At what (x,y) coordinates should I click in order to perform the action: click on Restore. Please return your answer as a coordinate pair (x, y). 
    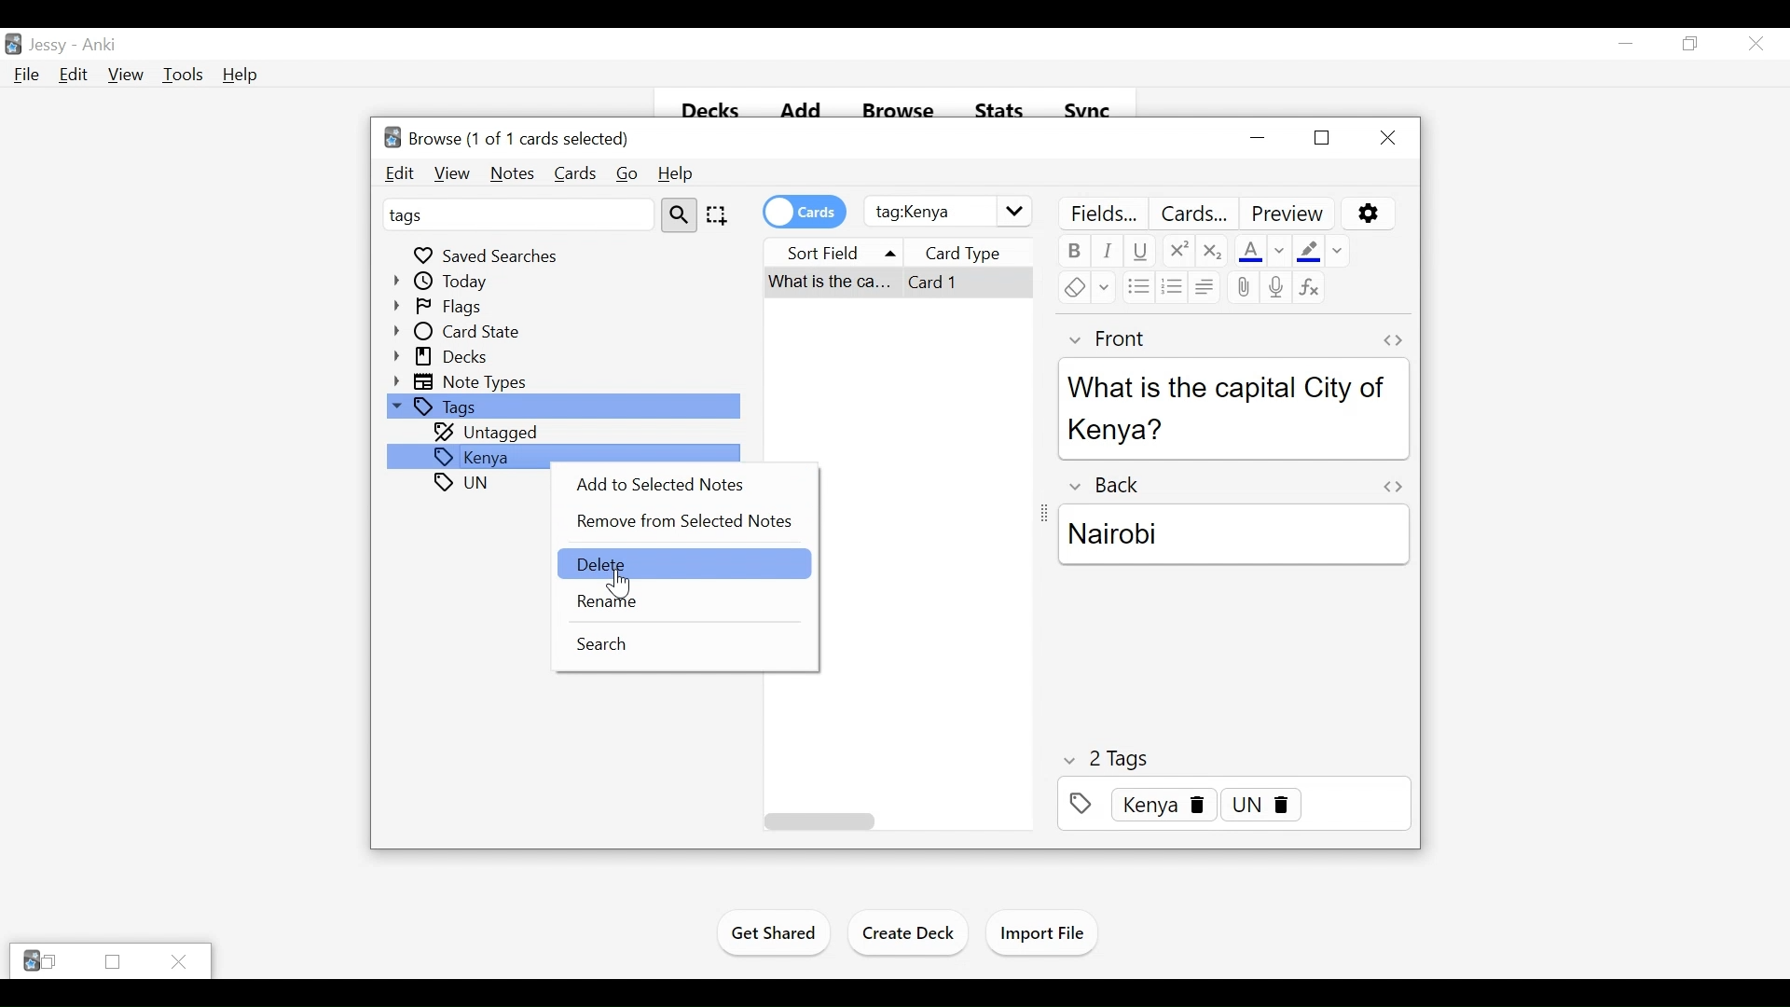
    Looking at the image, I should click on (1321, 137).